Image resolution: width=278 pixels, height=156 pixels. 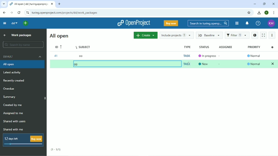 What do you see at coordinates (176, 35) in the screenshot?
I see `Include projects 1` at bounding box center [176, 35].